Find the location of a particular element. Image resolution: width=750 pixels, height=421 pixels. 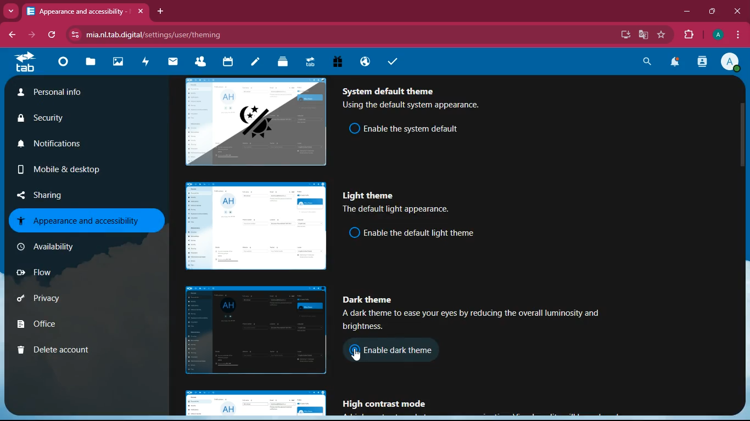

description is located at coordinates (398, 210).